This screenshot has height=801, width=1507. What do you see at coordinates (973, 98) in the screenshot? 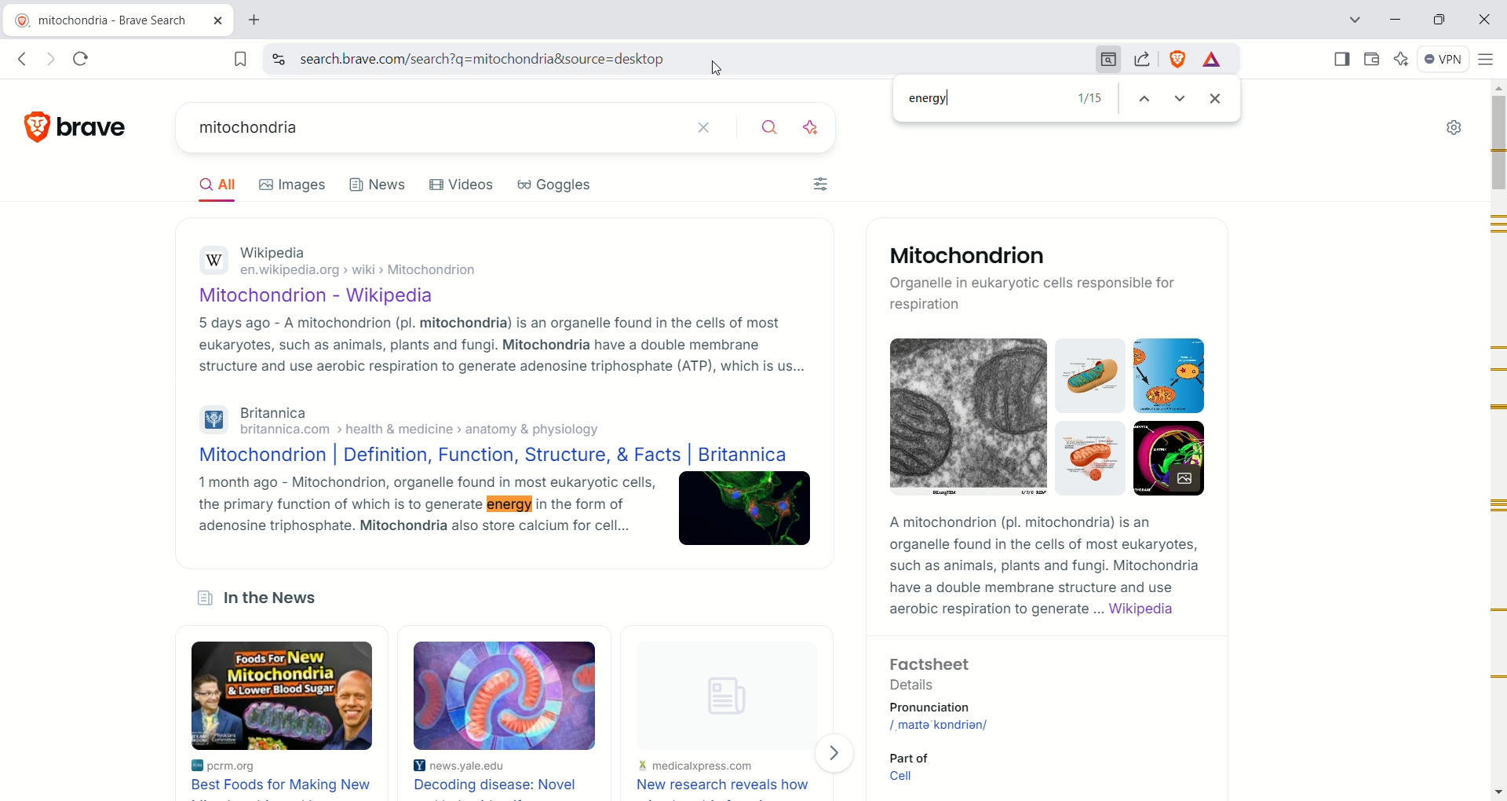
I see `energy` at bounding box center [973, 98].